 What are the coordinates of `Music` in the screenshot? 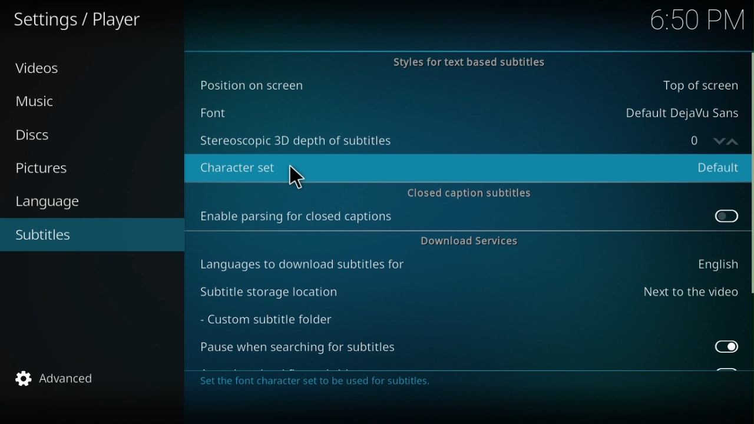 It's located at (39, 105).